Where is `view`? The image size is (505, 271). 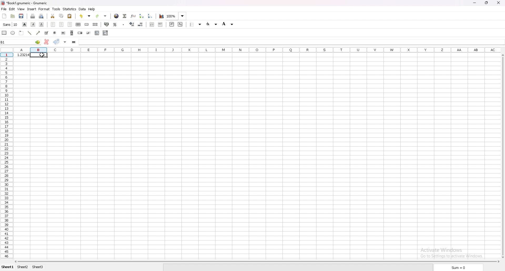 view is located at coordinates (21, 9).